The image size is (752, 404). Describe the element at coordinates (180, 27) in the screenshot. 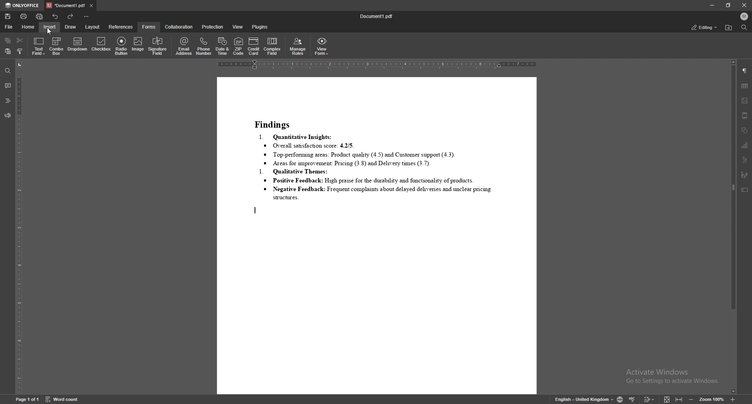

I see `collaboration` at that location.